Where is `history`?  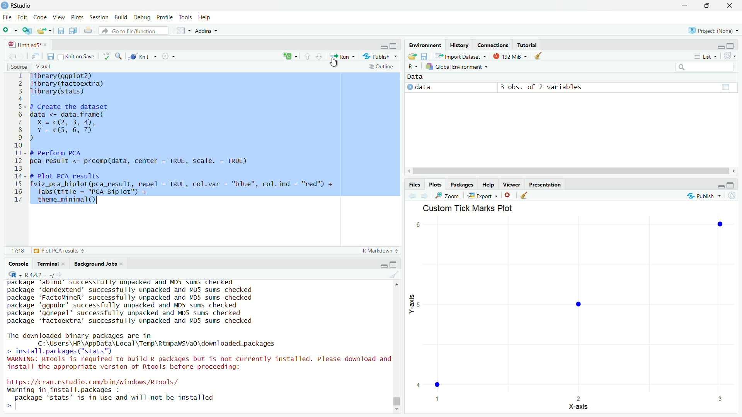 history is located at coordinates (459, 45).